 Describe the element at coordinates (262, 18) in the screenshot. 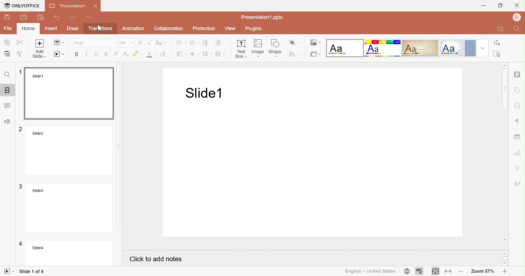

I see `Presentation1.pptx` at that location.